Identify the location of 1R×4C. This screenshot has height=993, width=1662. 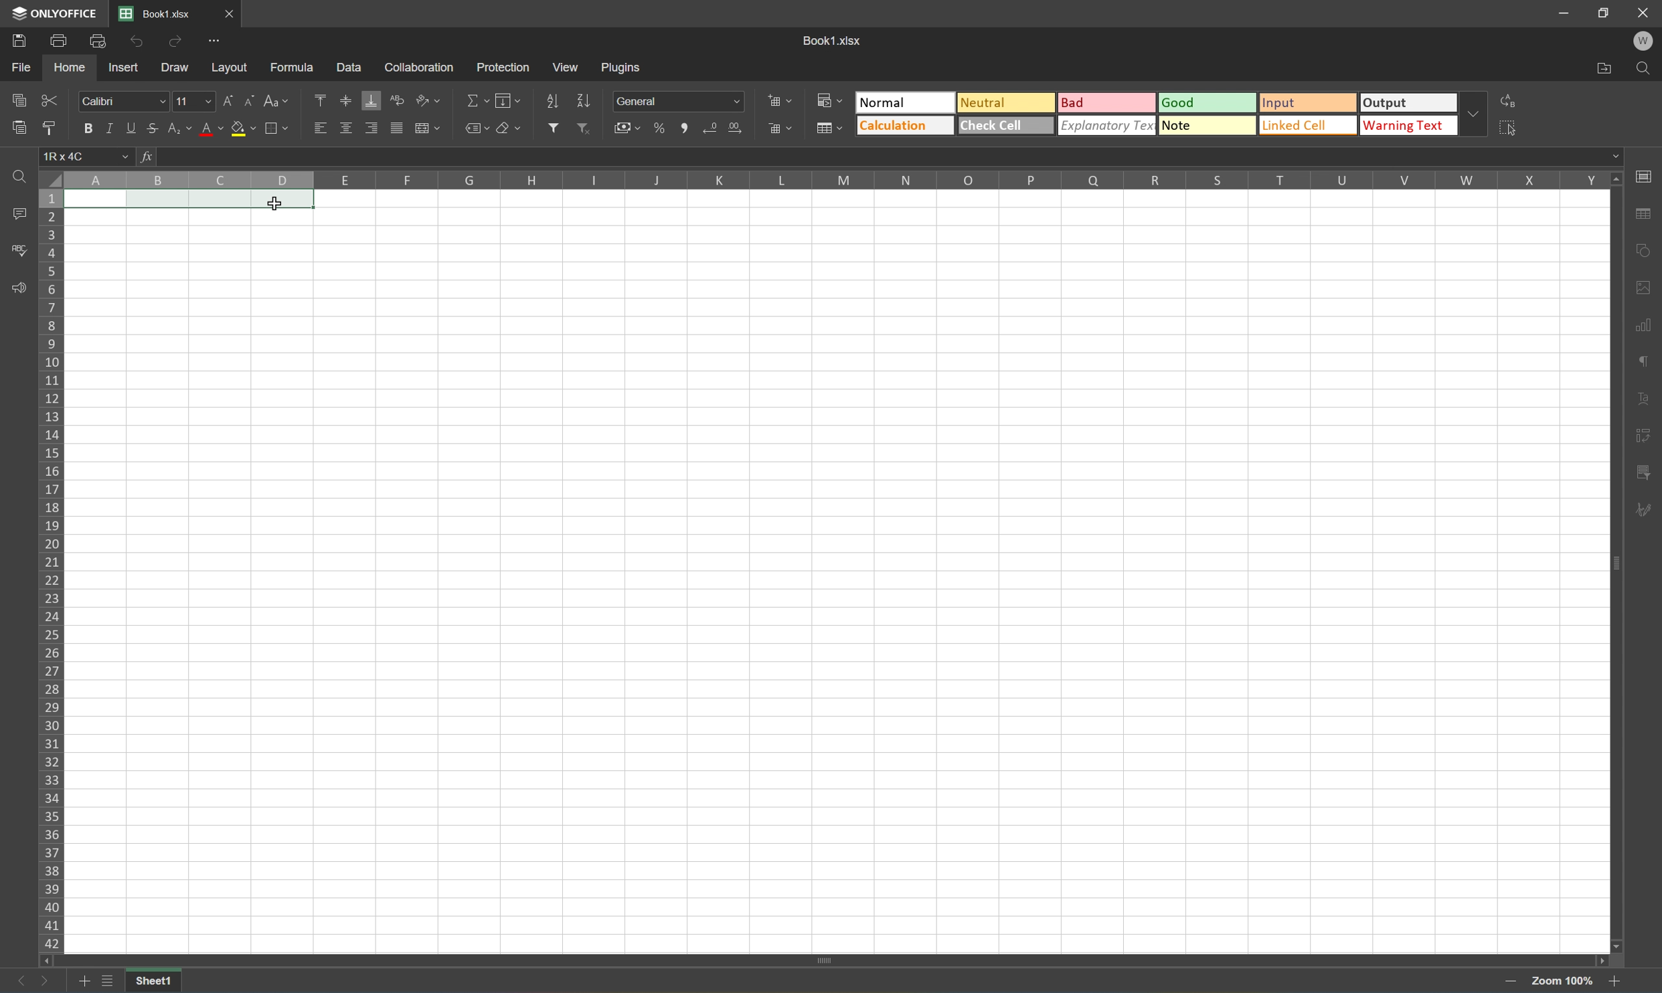
(88, 158).